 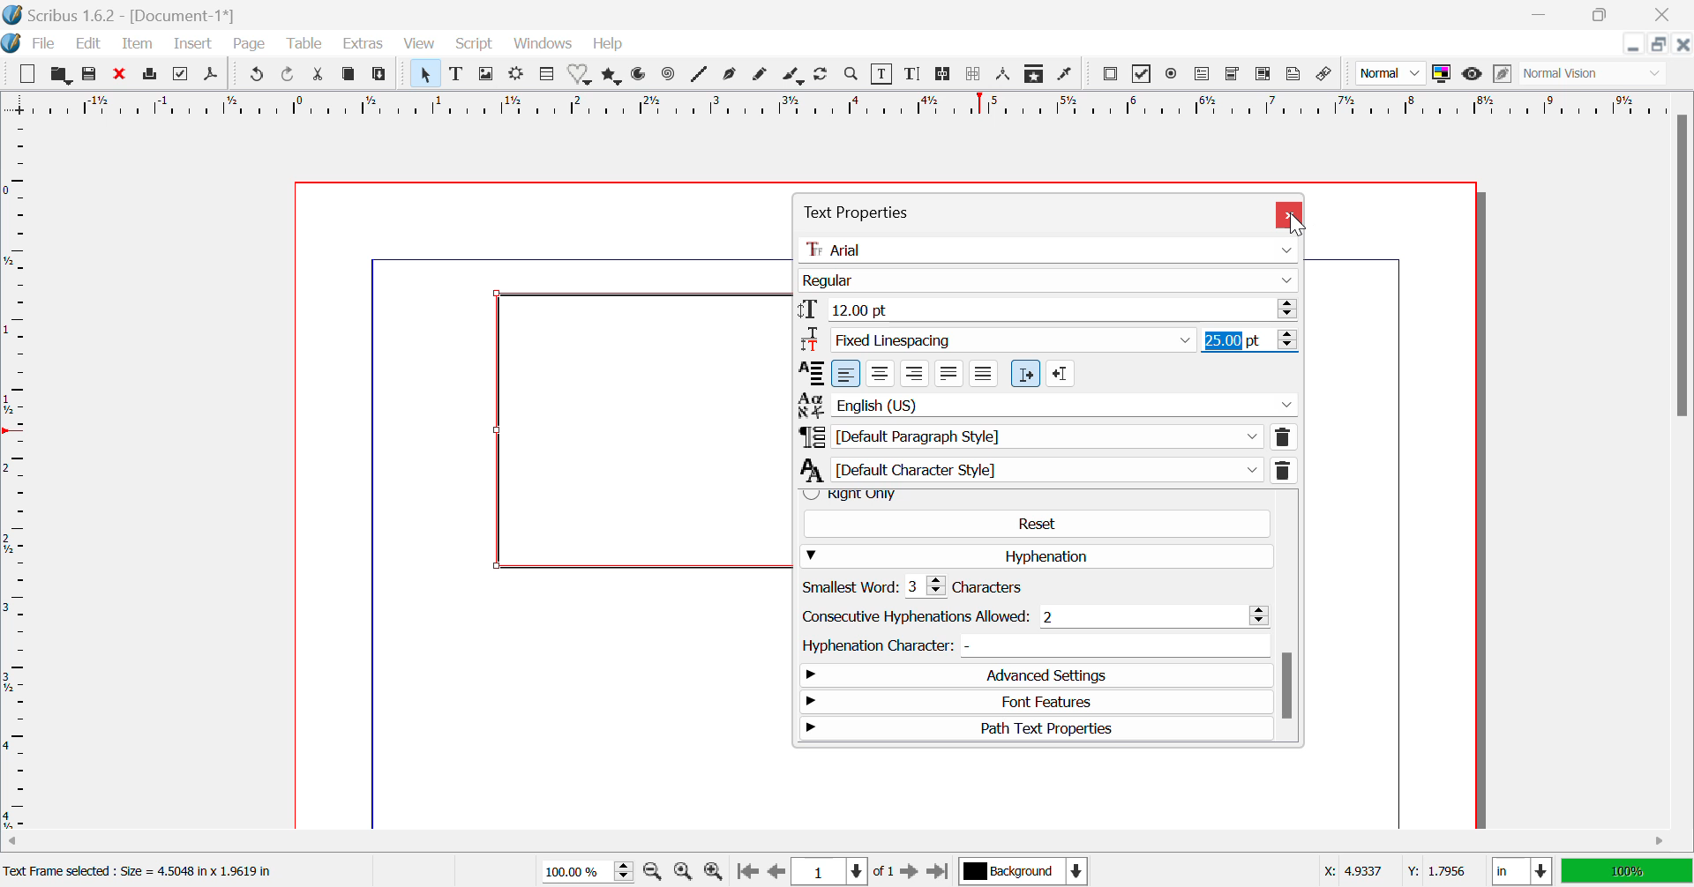 I want to click on Horizontal Page Margins, so click(x=21, y=476).